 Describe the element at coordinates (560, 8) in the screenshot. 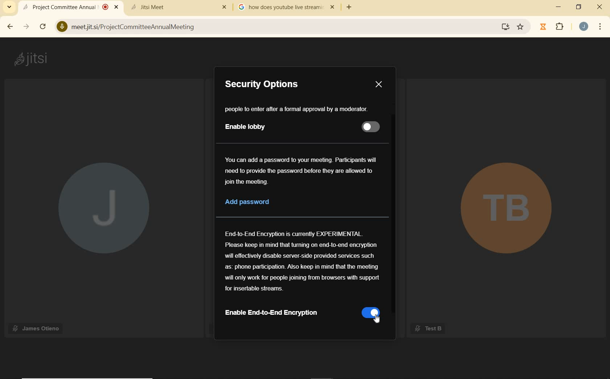

I see `MINIMIZE` at that location.